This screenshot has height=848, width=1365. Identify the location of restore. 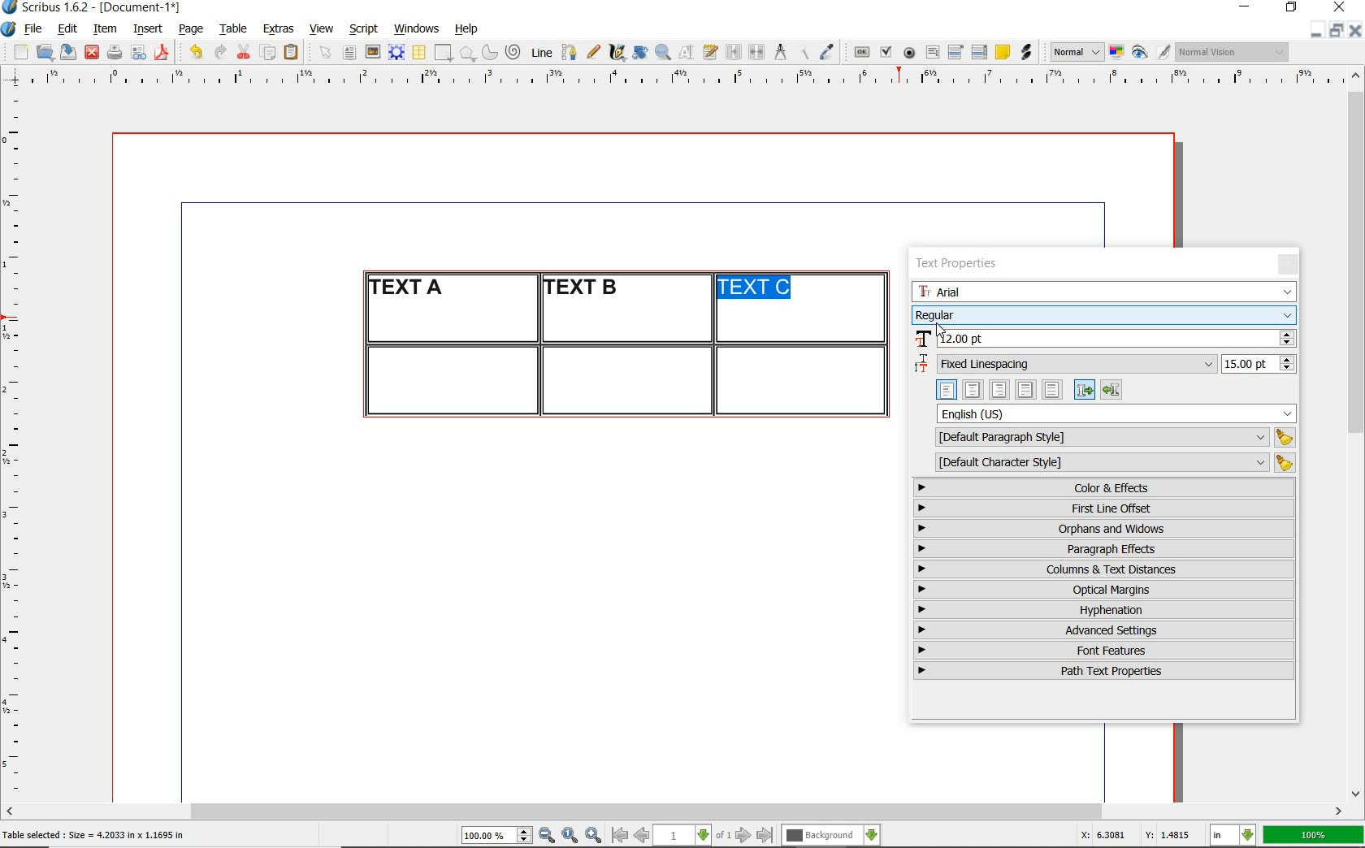
(1337, 29).